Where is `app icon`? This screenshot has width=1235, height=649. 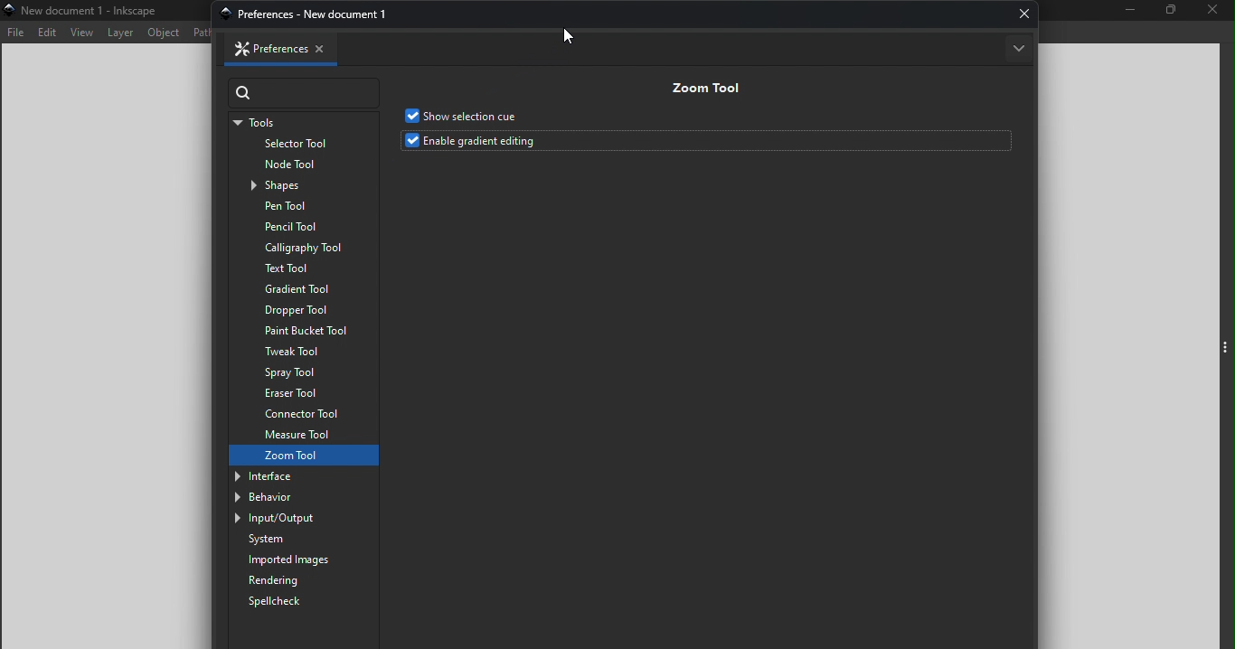 app icon is located at coordinates (9, 10).